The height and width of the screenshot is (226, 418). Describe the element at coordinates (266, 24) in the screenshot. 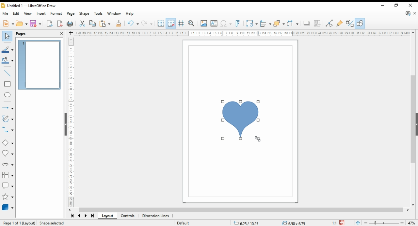

I see `align objects` at that location.